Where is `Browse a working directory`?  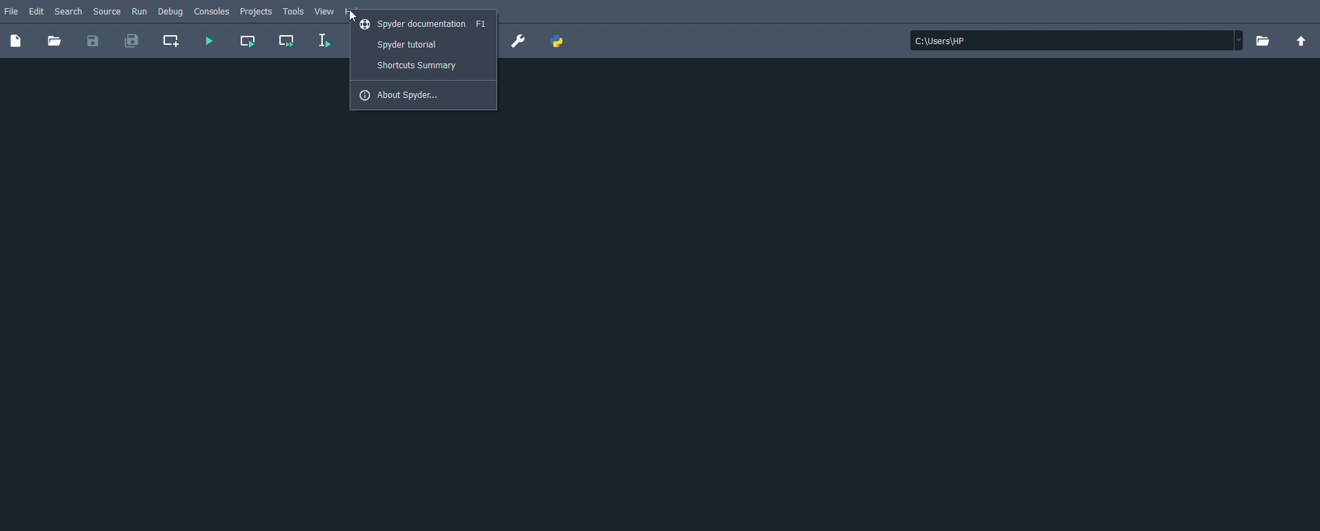
Browse a working directory is located at coordinates (1263, 40).